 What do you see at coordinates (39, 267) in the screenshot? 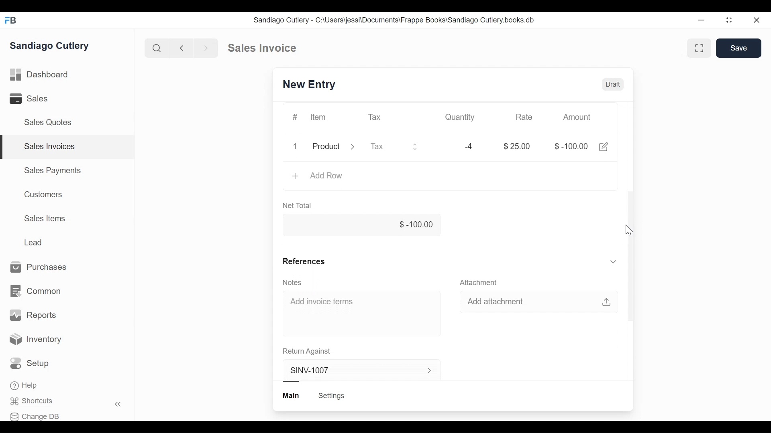
I see `Purchases` at bounding box center [39, 267].